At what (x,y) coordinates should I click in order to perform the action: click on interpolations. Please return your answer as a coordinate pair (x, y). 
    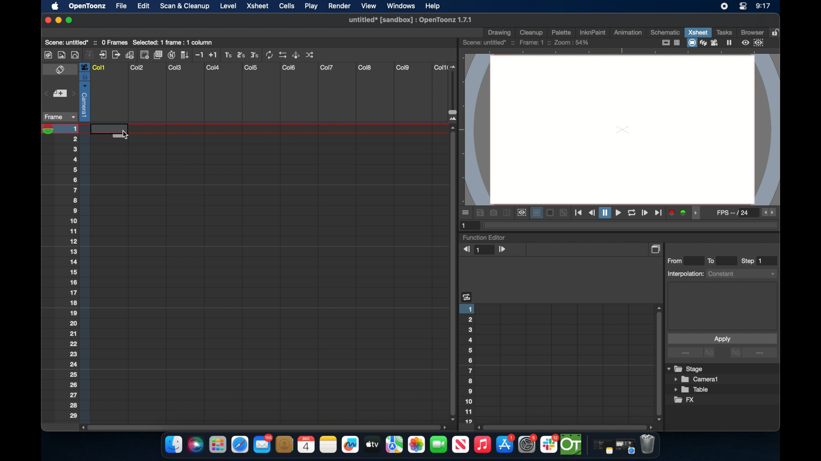
    Looking at the image, I should click on (721, 273).